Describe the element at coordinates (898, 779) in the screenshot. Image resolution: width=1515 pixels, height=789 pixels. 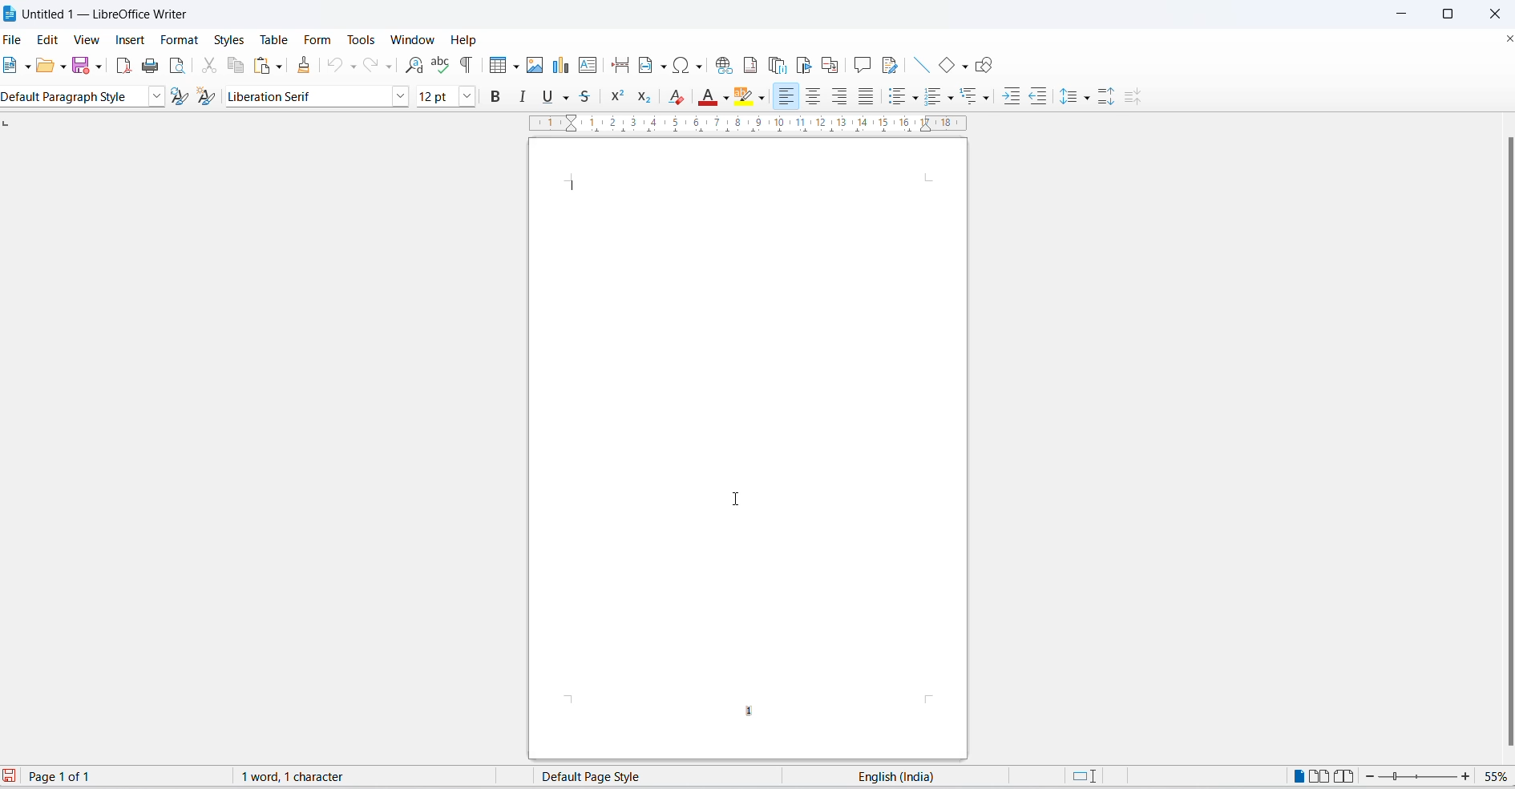
I see `English(India)` at that location.